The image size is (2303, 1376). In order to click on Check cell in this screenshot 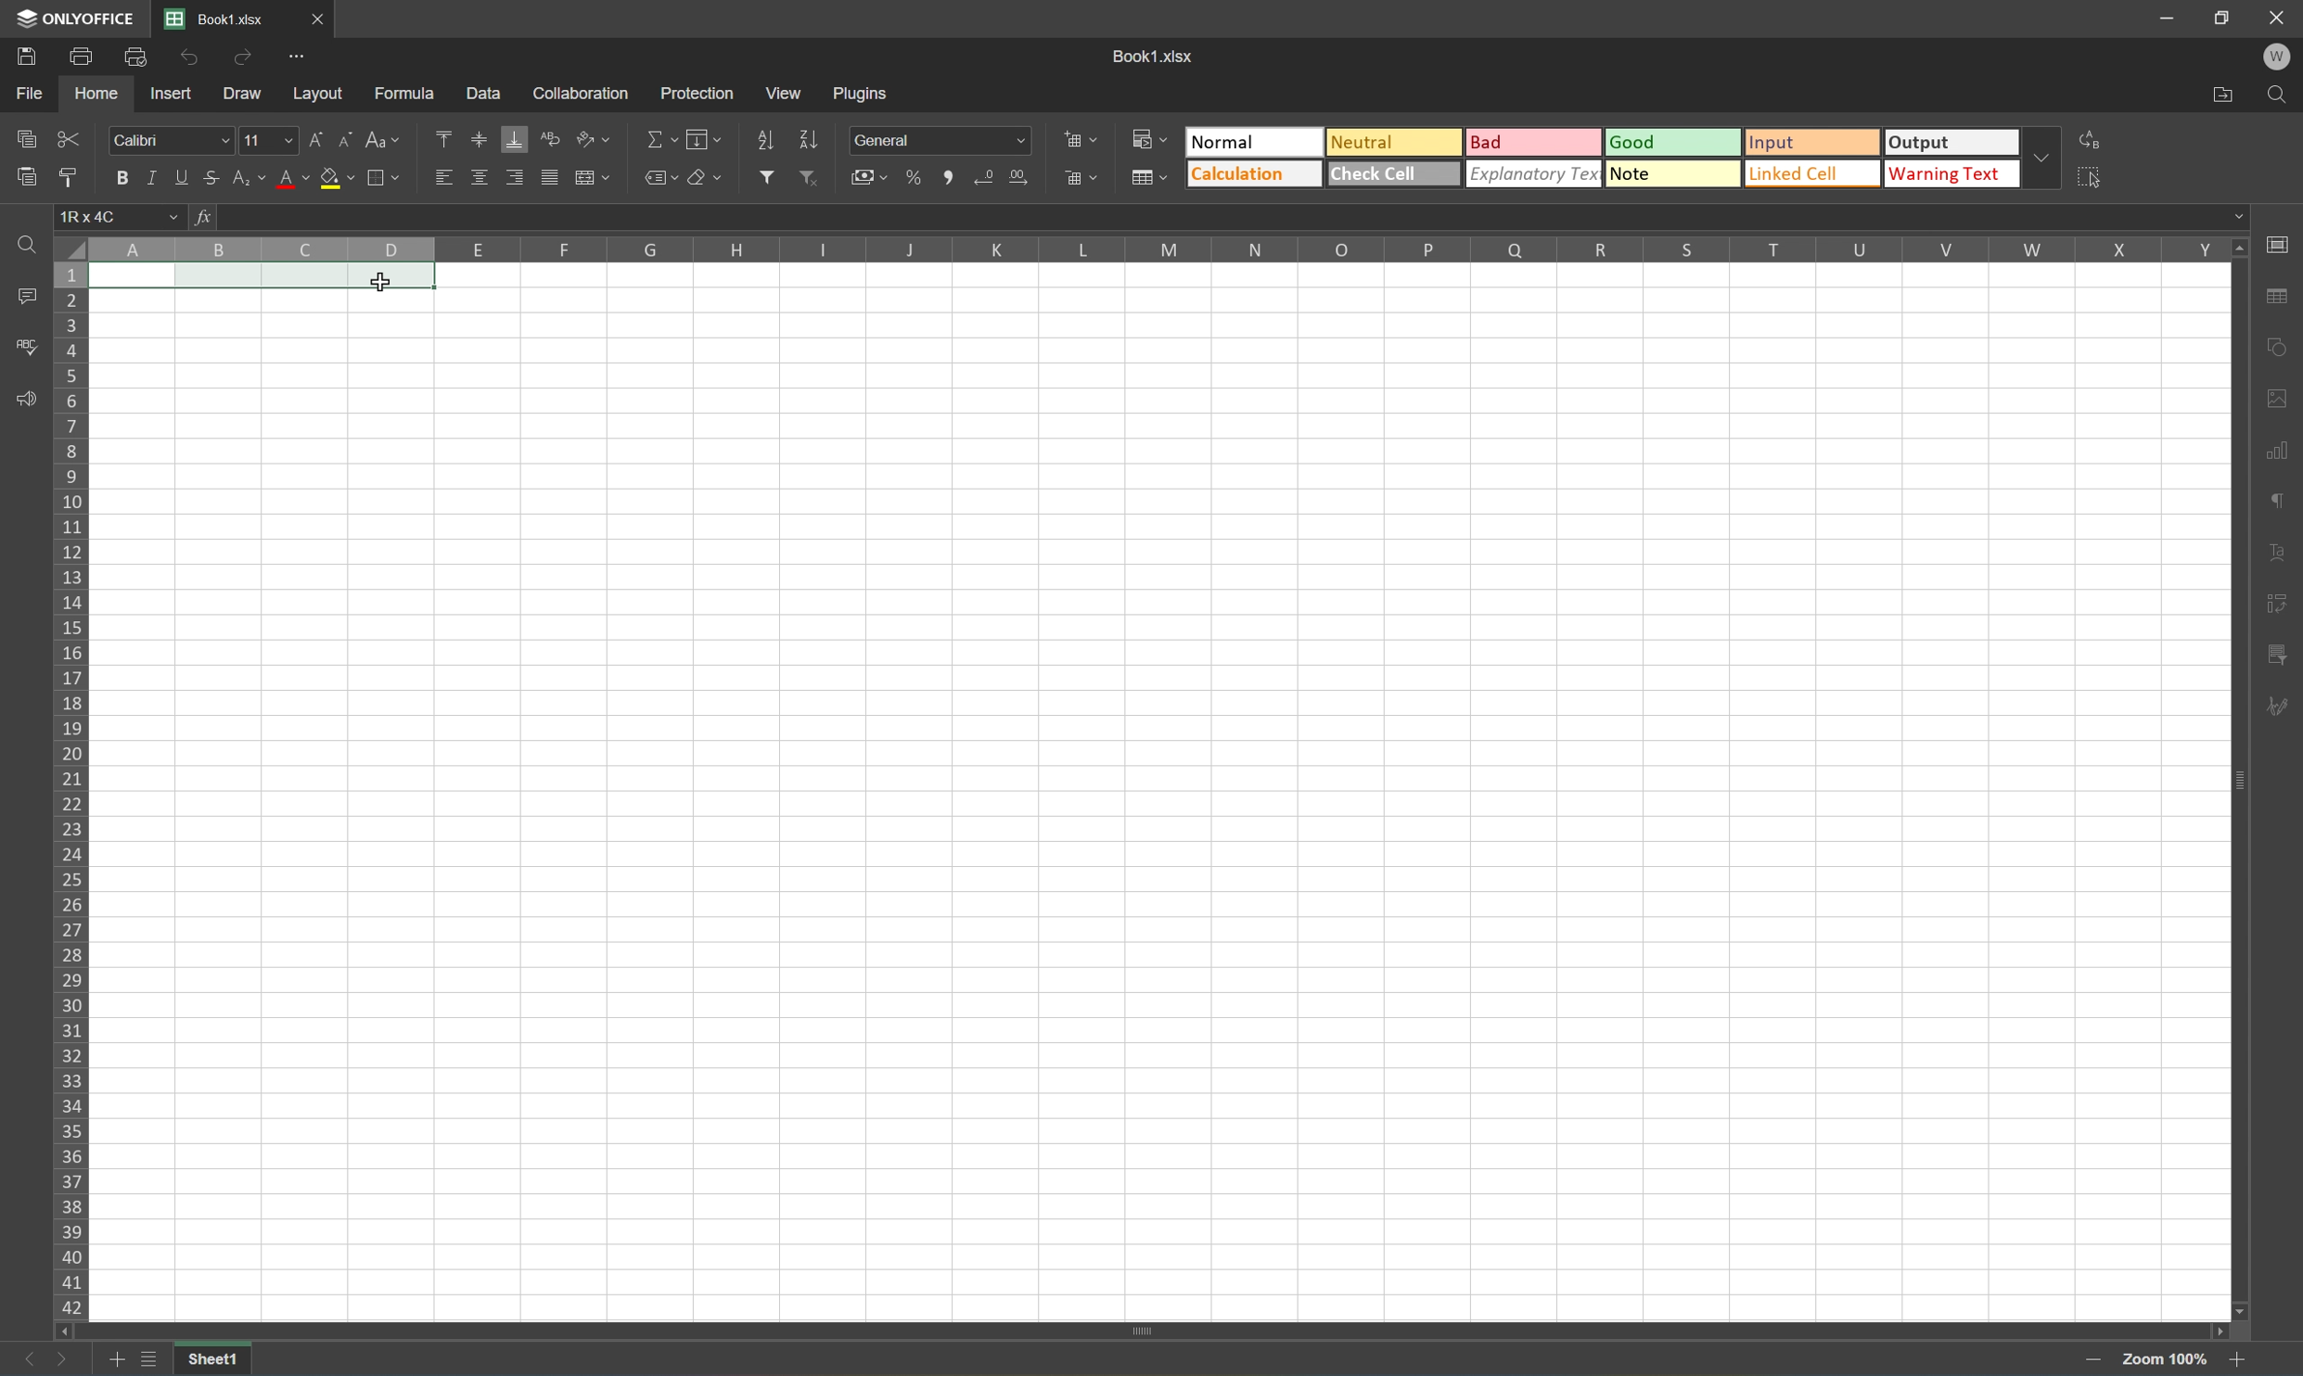, I will do `click(1392, 174)`.